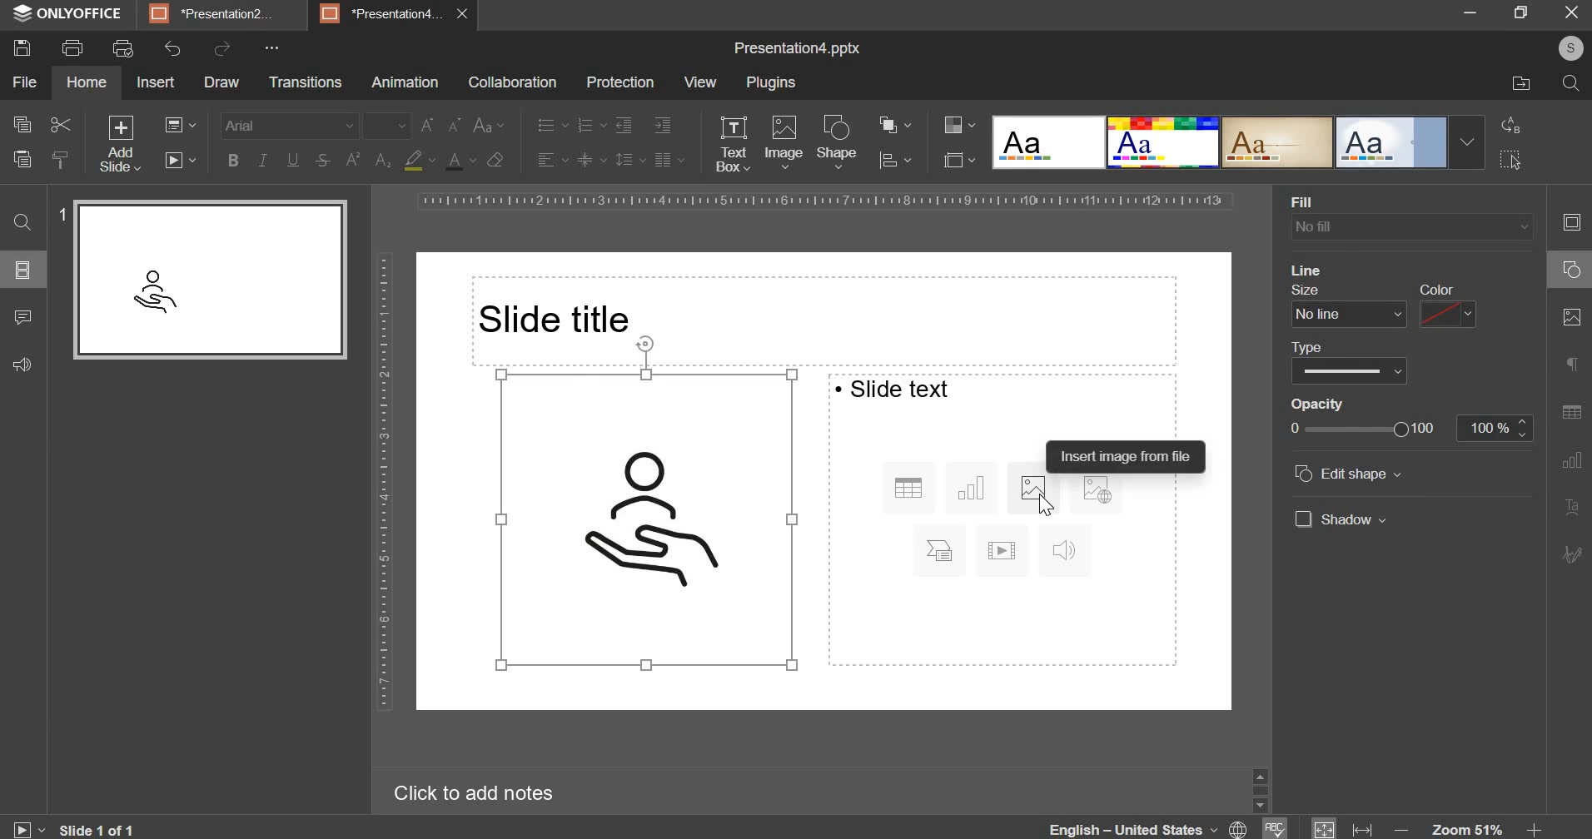  I want to click on click to add notes, so click(466, 794).